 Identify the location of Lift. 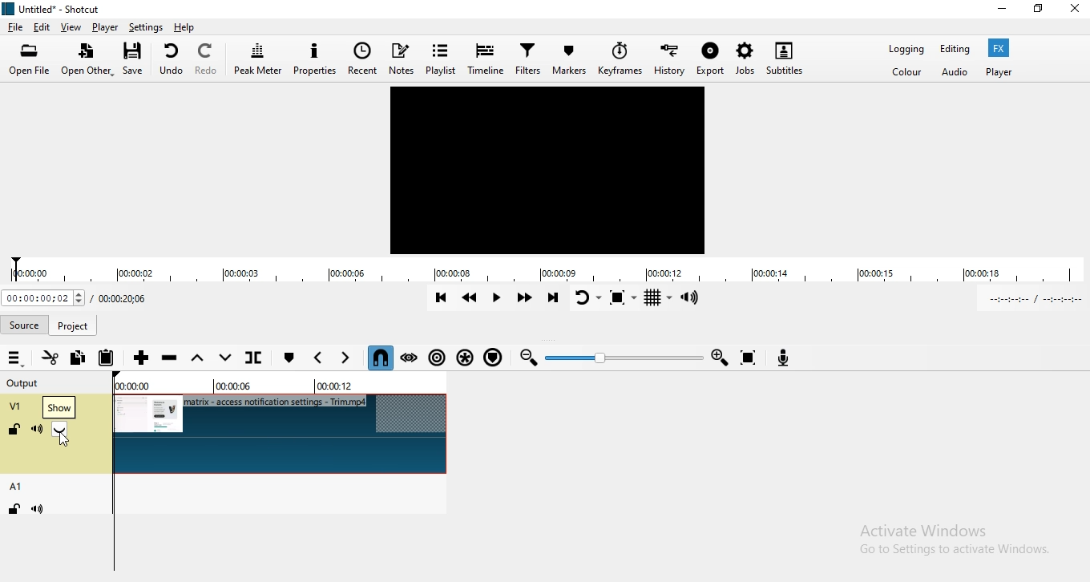
(200, 359).